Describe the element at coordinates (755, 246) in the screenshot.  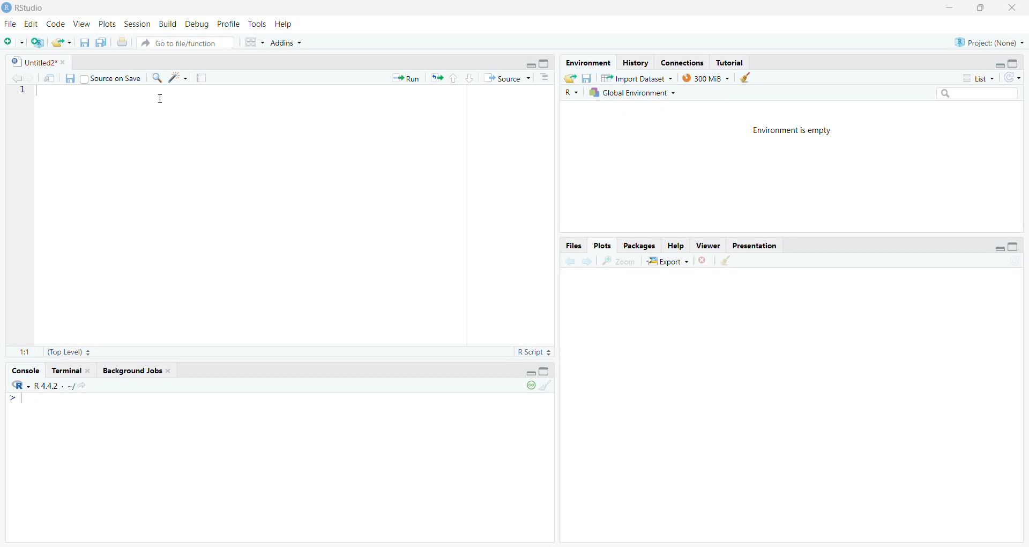
I see `Presentation` at that location.